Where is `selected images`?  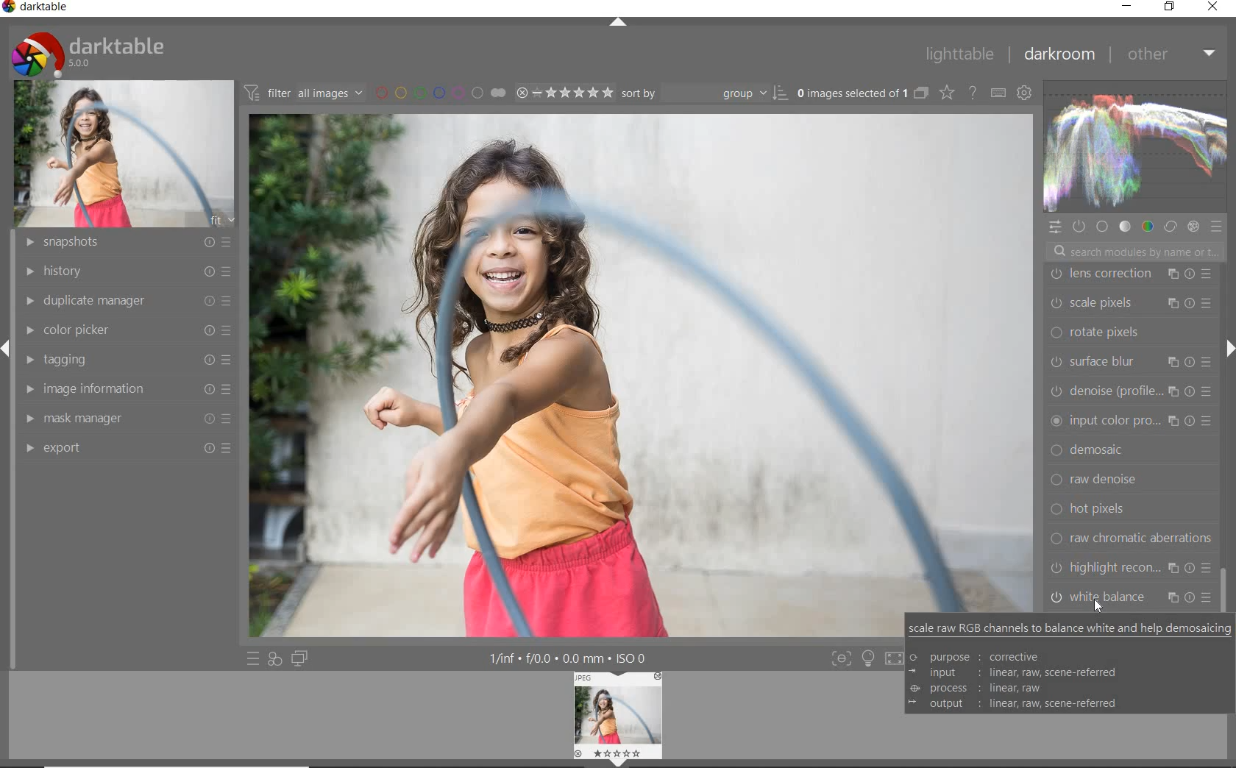 selected images is located at coordinates (850, 93).